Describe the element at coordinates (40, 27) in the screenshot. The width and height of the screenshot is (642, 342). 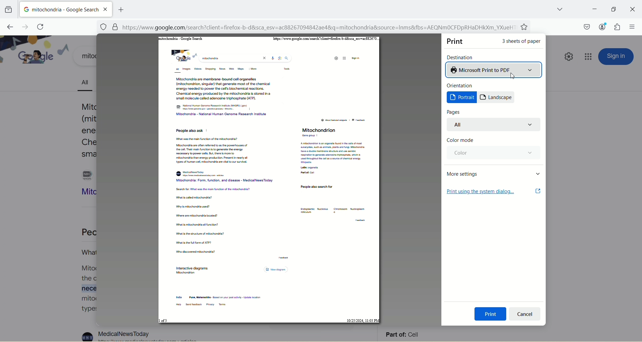
I see `reload current page` at that location.